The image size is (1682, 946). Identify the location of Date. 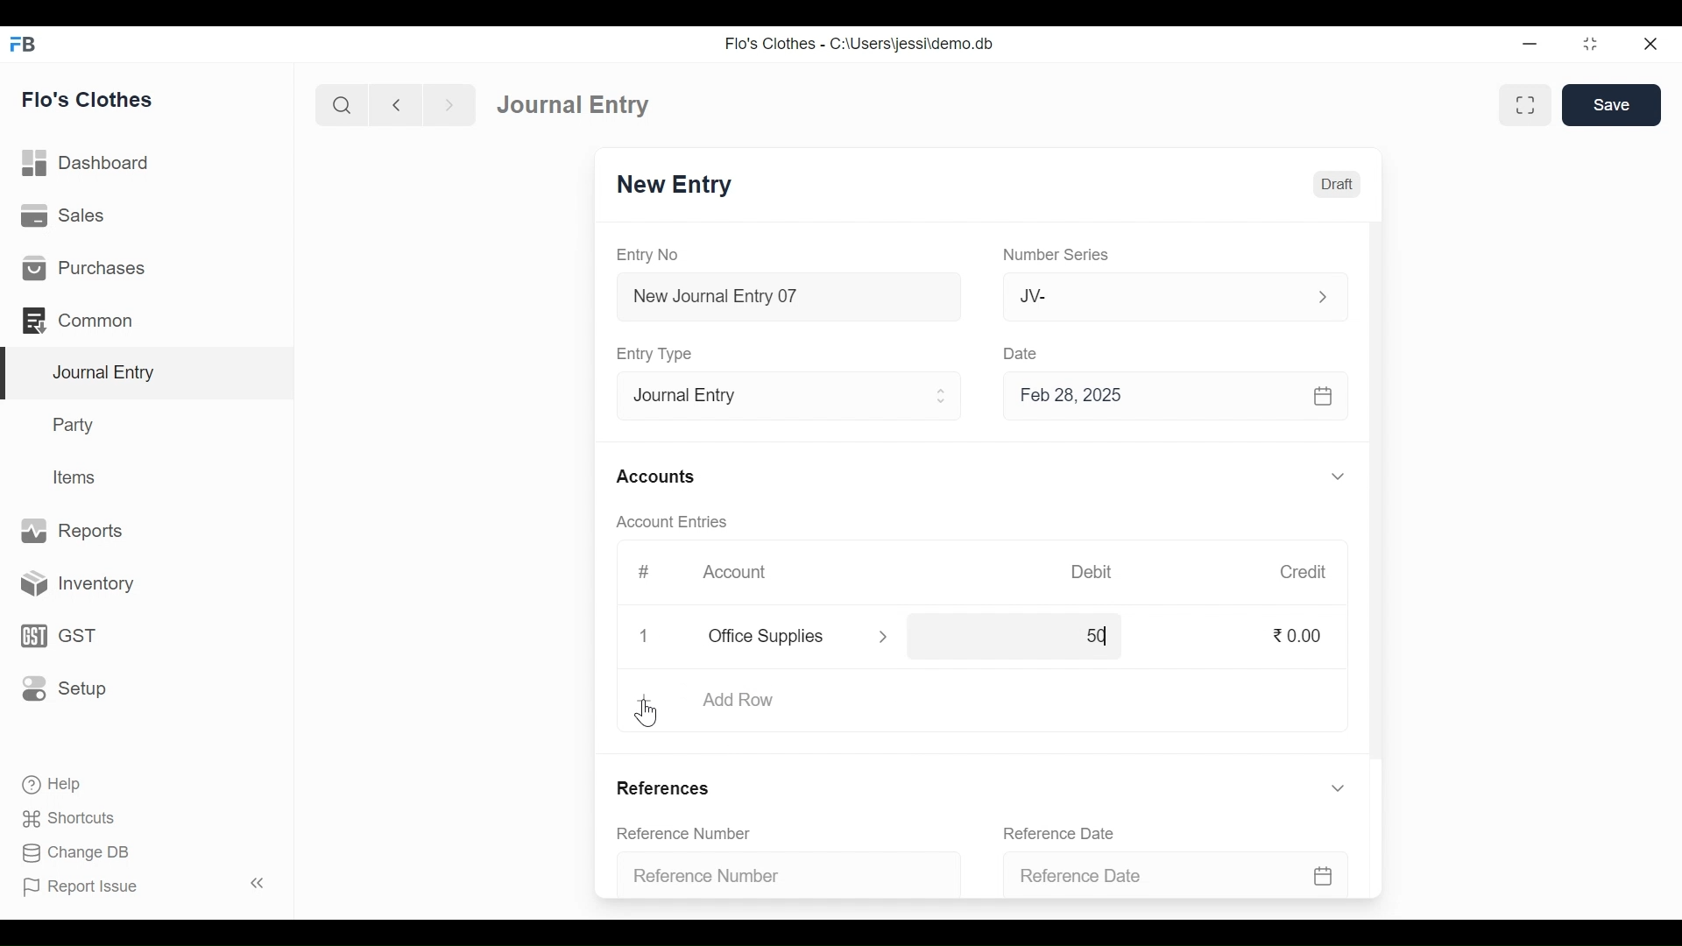
(1026, 355).